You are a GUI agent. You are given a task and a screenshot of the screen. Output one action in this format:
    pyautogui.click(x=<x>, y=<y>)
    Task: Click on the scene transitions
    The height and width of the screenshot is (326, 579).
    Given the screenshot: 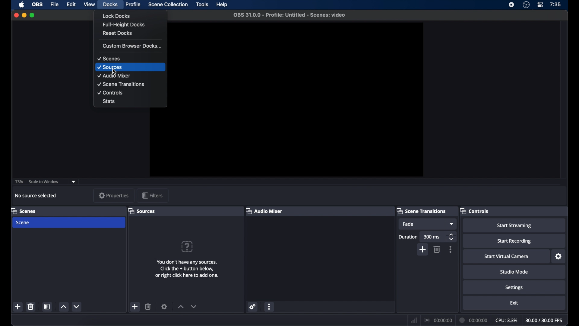 What is the action you would take?
    pyautogui.click(x=121, y=84)
    